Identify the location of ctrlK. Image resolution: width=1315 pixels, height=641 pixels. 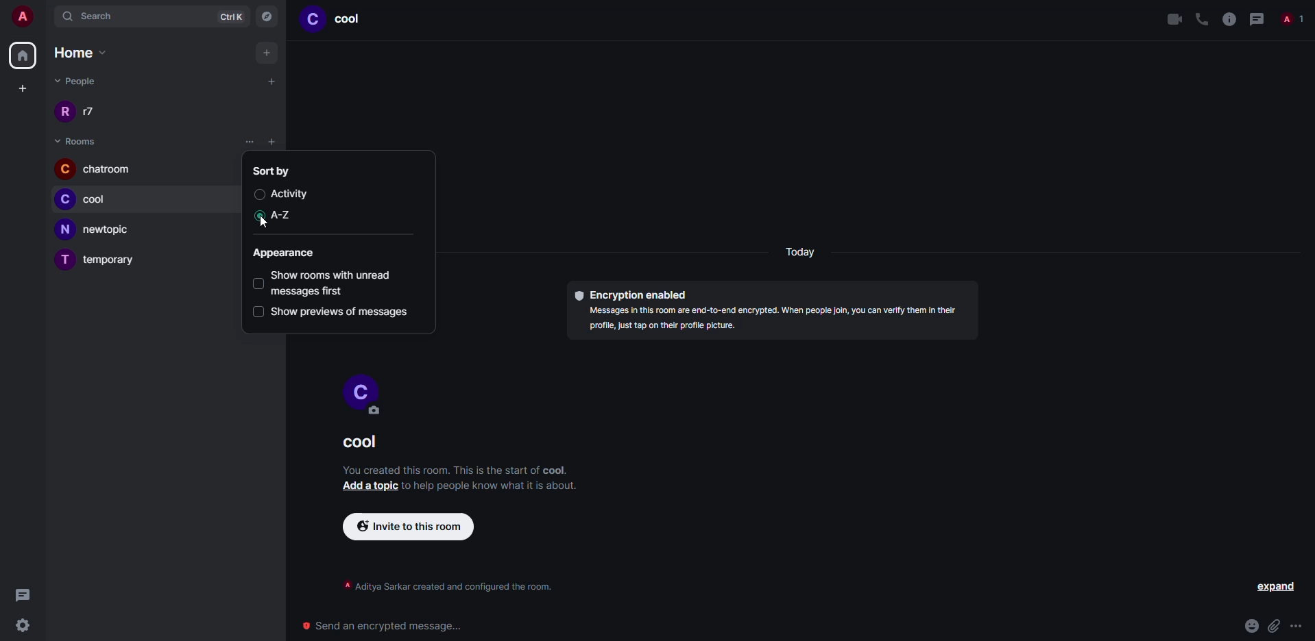
(227, 17).